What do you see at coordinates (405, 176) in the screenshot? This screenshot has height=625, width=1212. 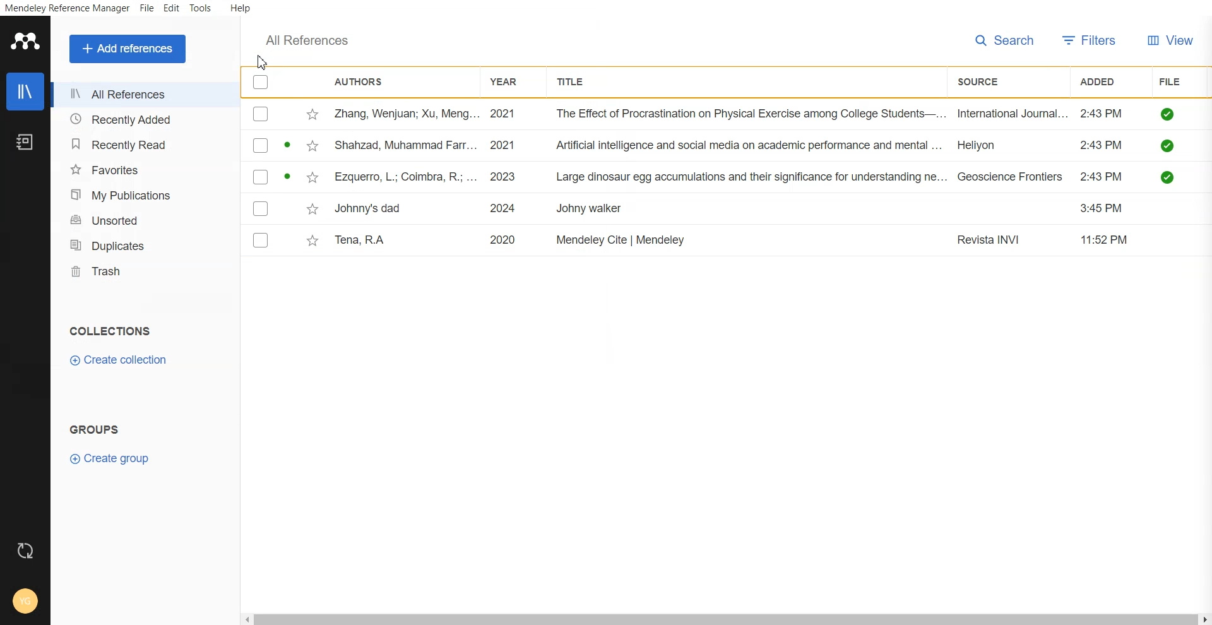 I see `Ezquerro, L.; Coimbra, R; ...` at bounding box center [405, 176].